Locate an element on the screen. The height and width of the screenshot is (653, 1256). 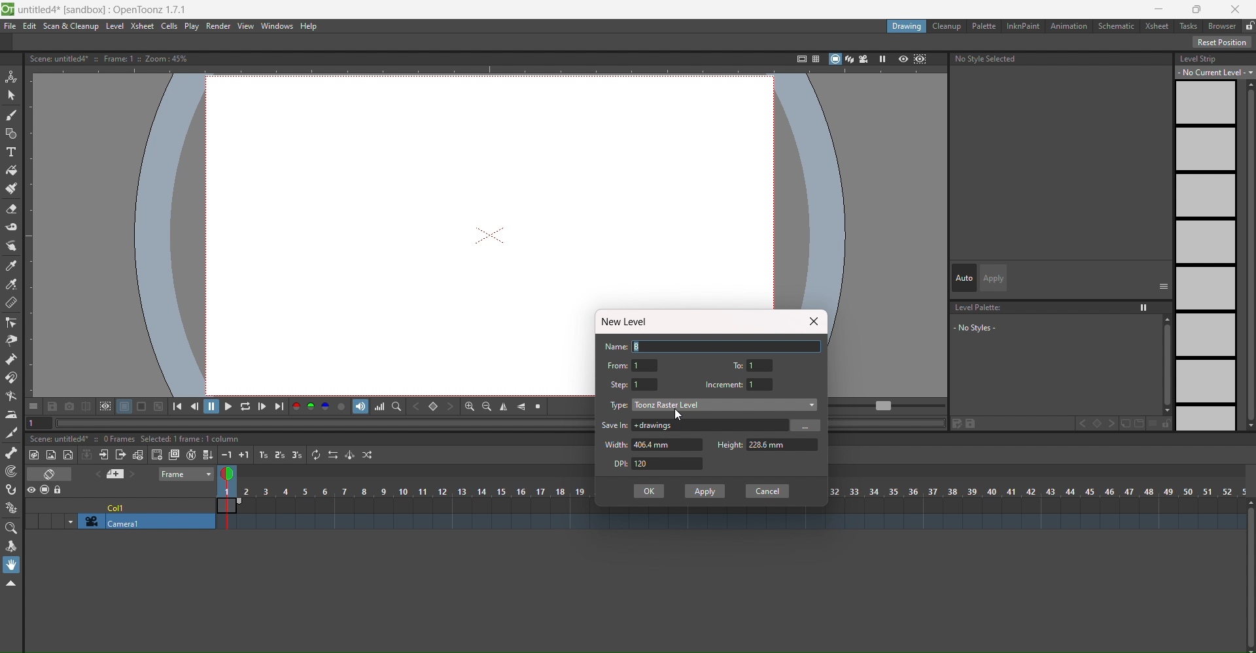
406.4mm is located at coordinates (670, 445).